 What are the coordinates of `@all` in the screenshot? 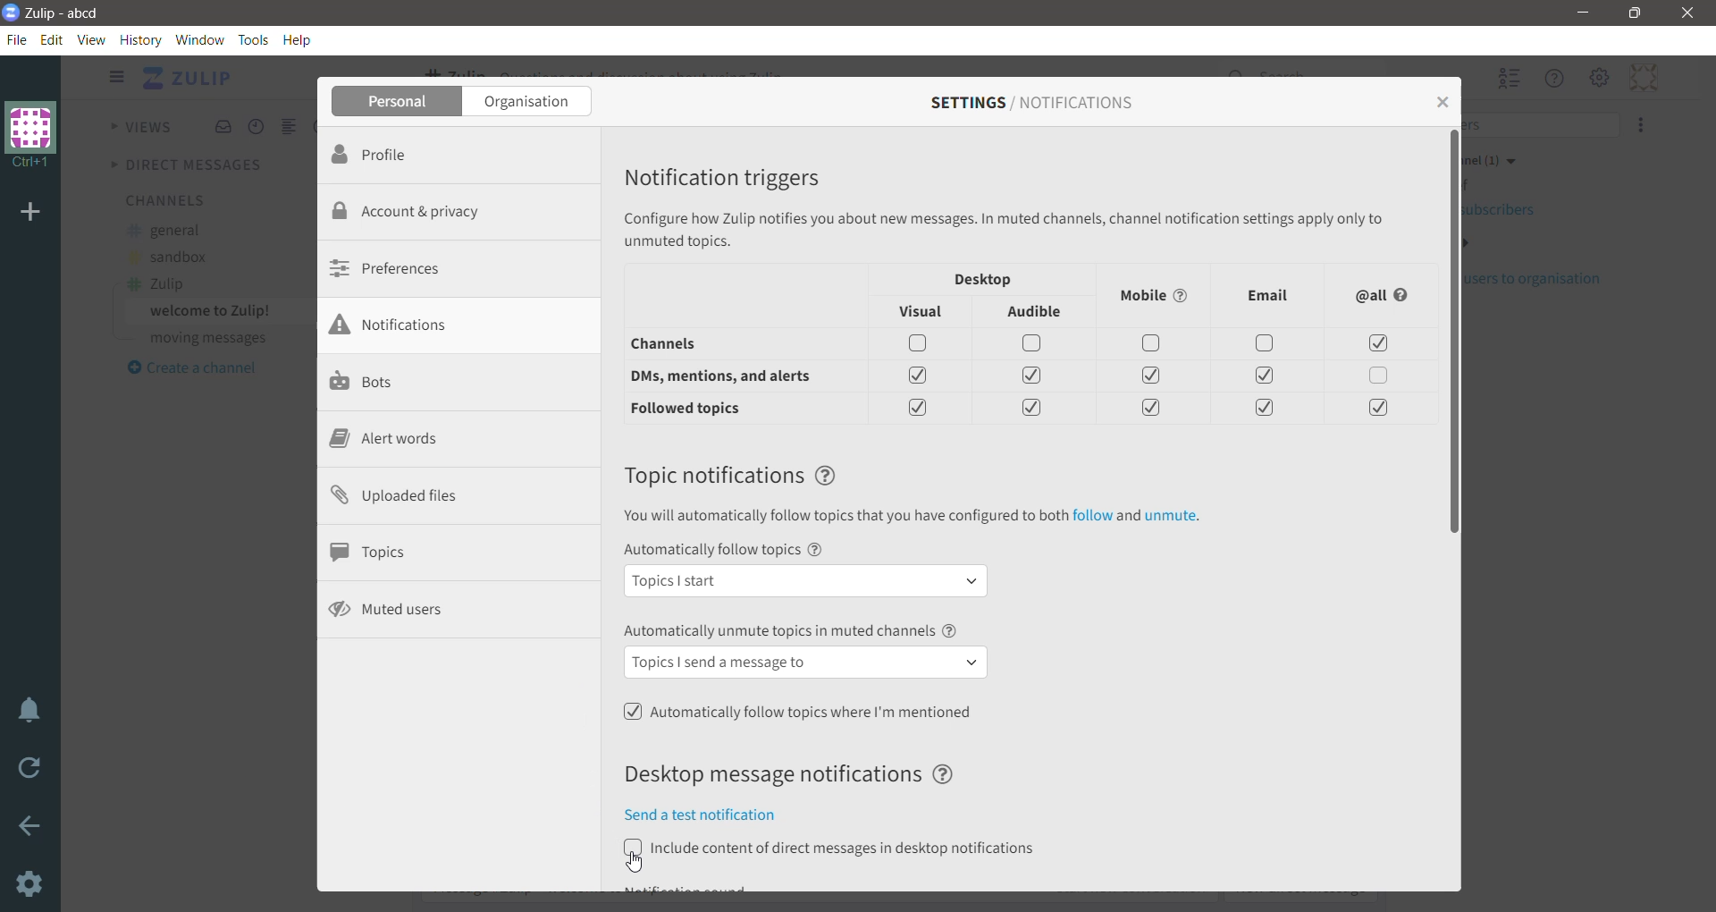 It's located at (1384, 297).